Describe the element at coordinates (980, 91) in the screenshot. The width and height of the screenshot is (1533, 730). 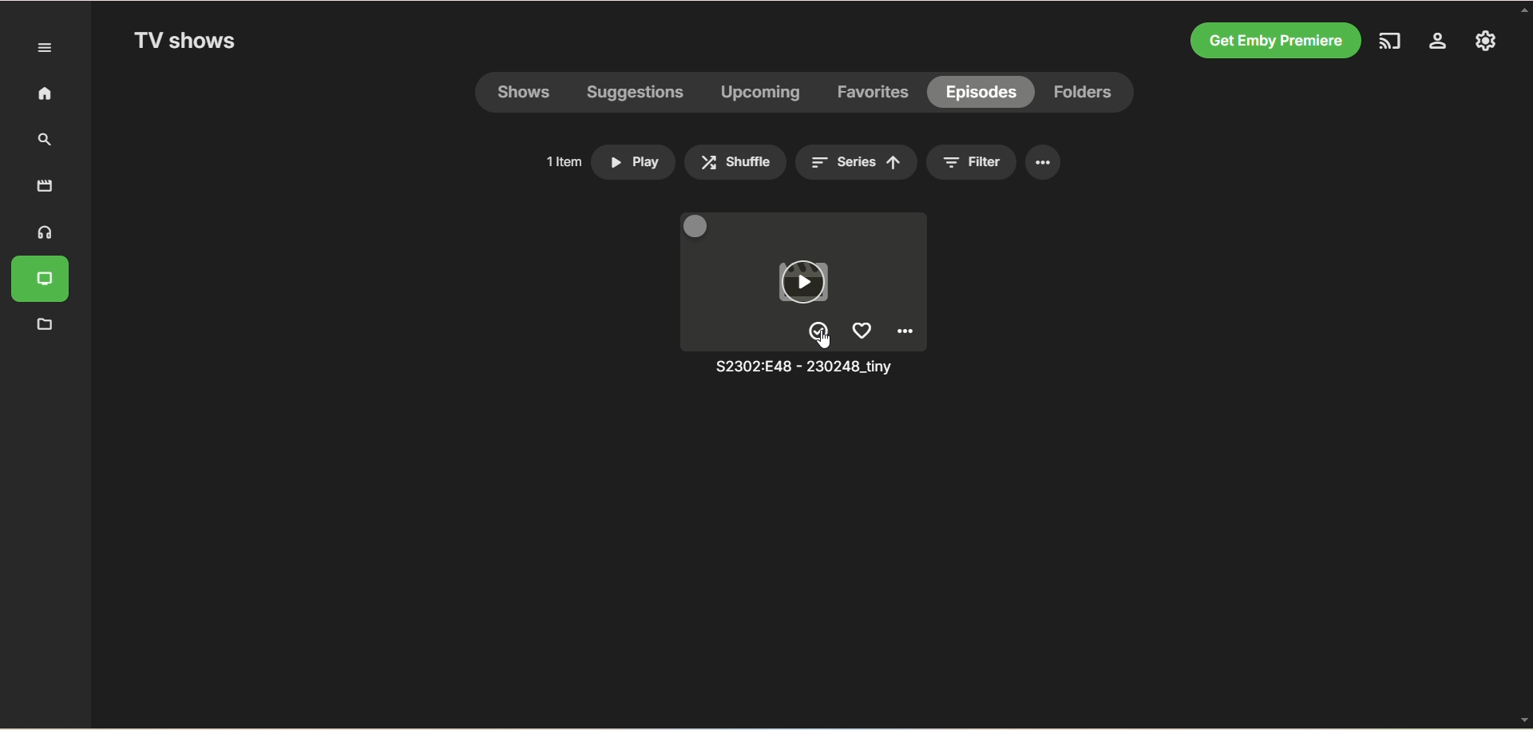
I see `episode` at that location.